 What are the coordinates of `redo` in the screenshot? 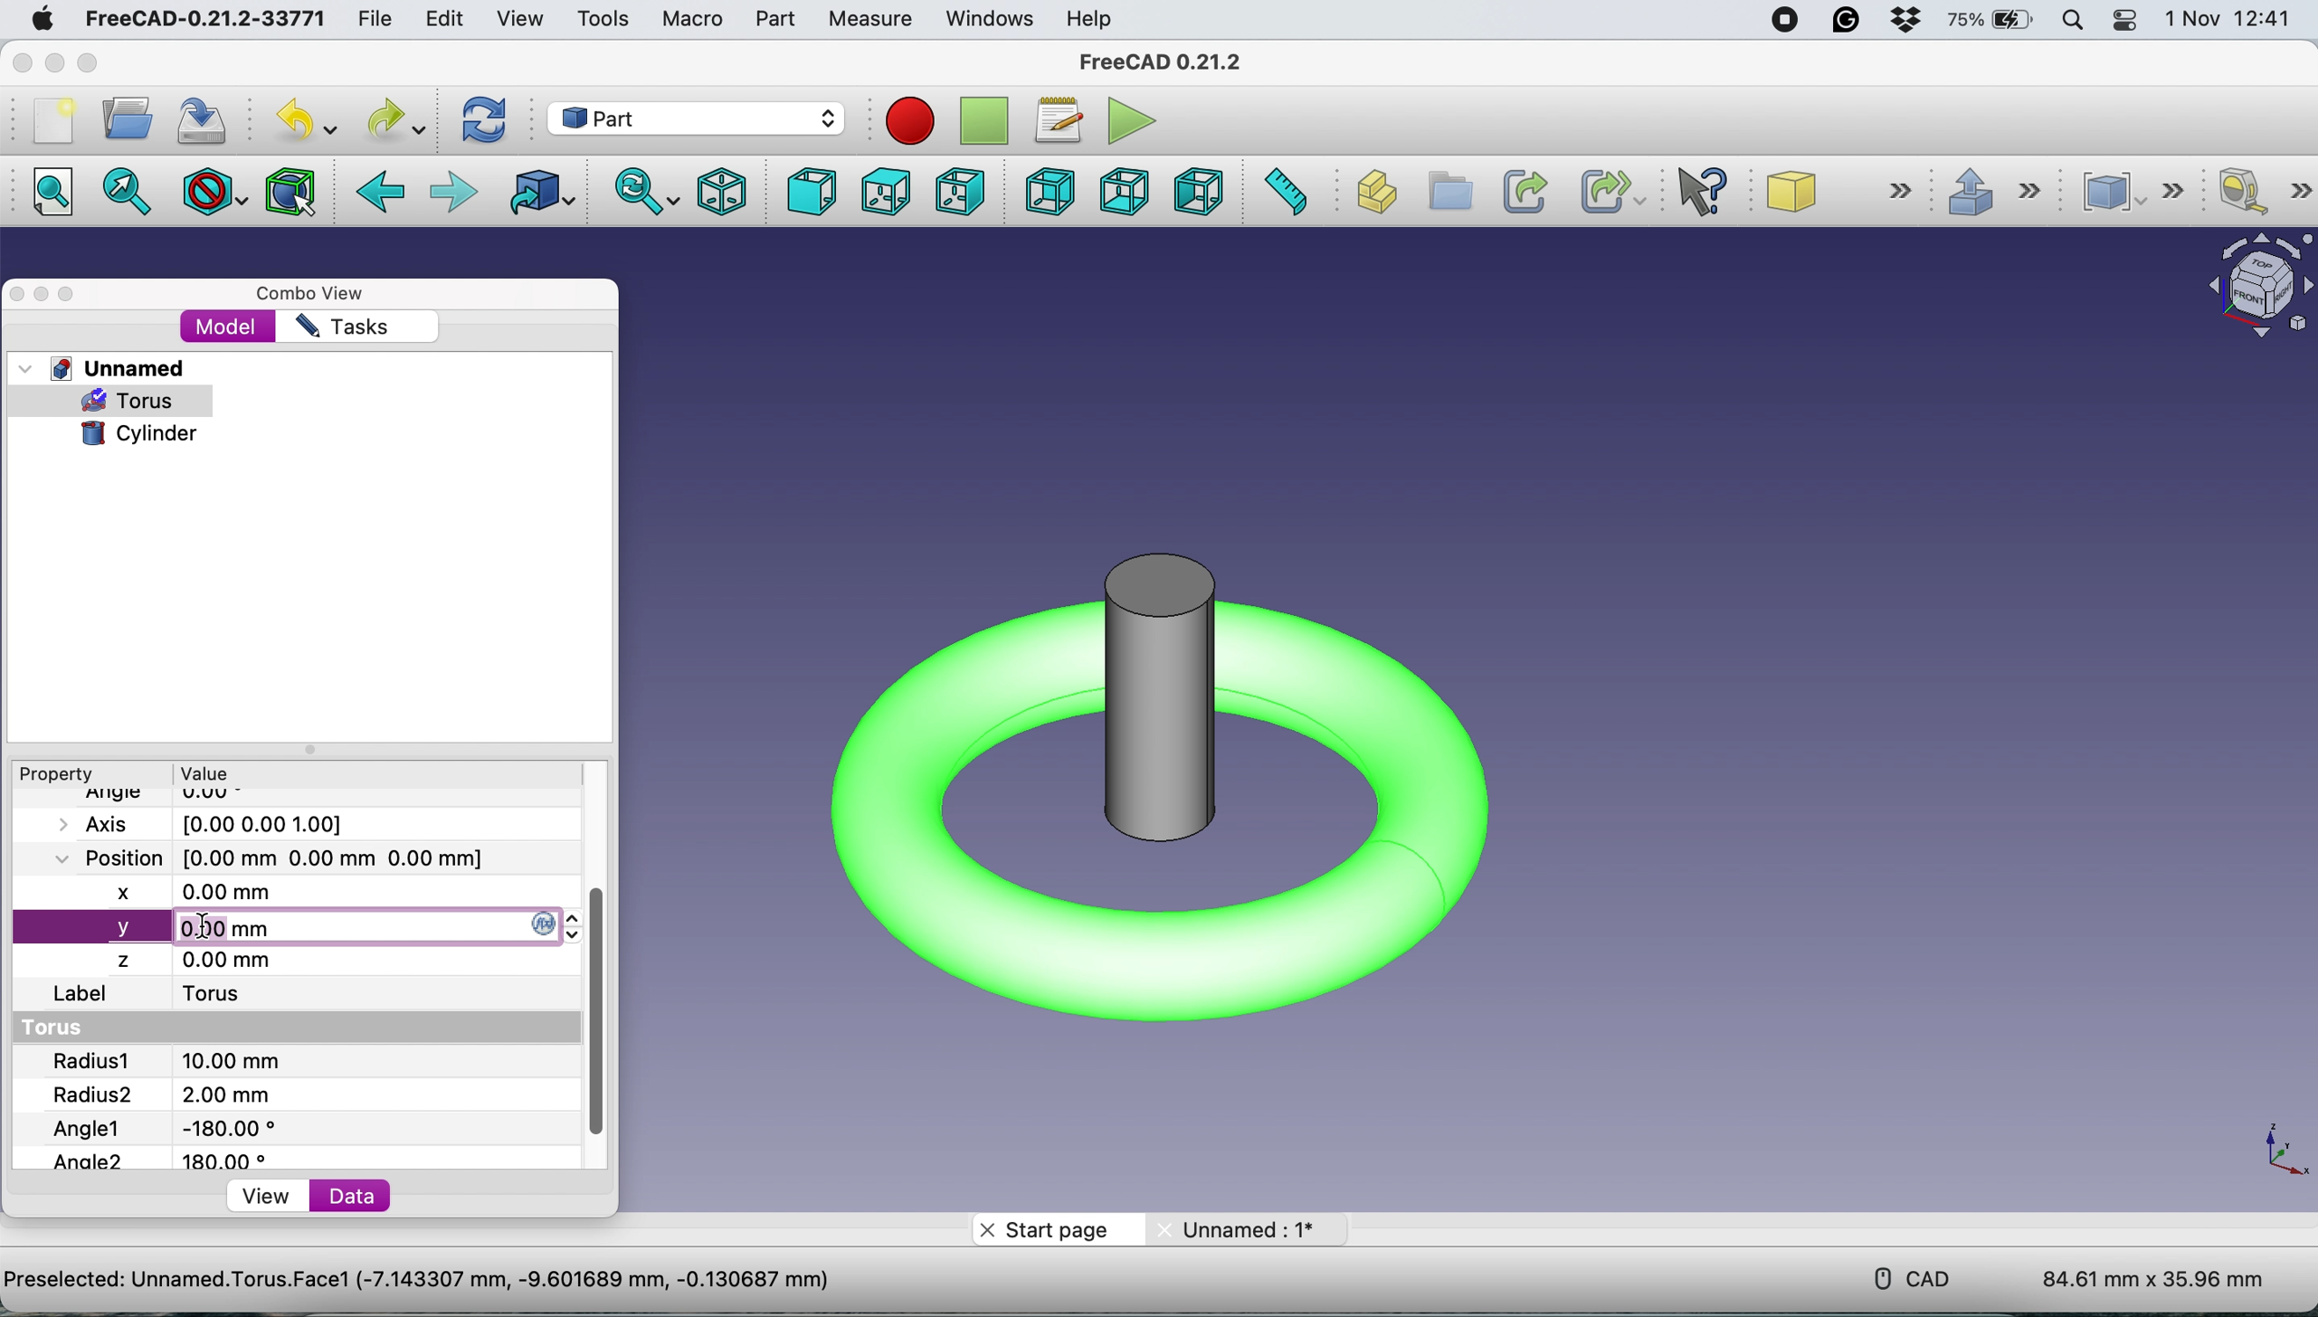 It's located at (392, 118).